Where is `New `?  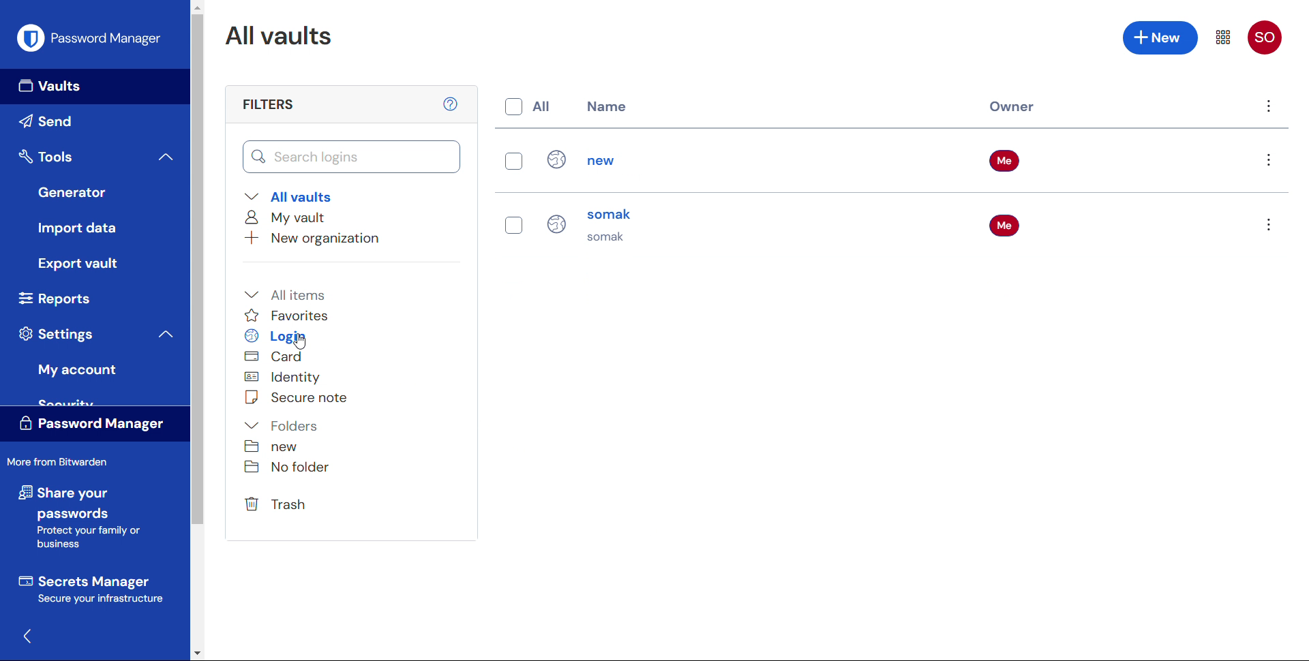
New  is located at coordinates (270, 446).